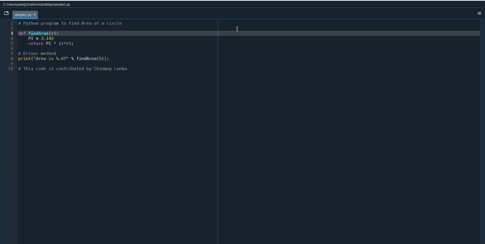 This screenshot has height=244, width=485. Describe the element at coordinates (7, 13) in the screenshot. I see `Browse tab` at that location.